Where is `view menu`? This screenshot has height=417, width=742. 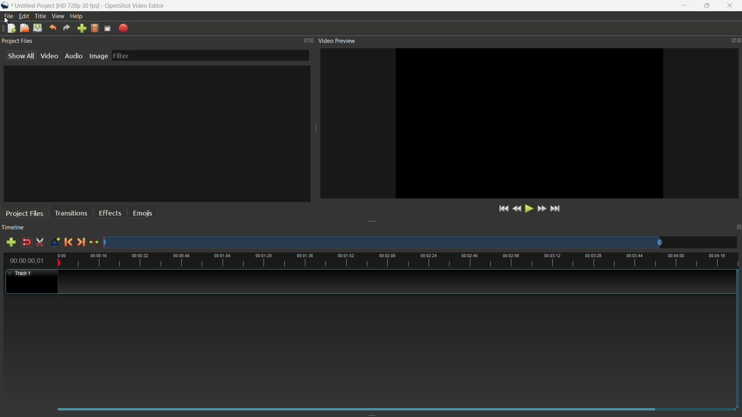 view menu is located at coordinates (57, 16).